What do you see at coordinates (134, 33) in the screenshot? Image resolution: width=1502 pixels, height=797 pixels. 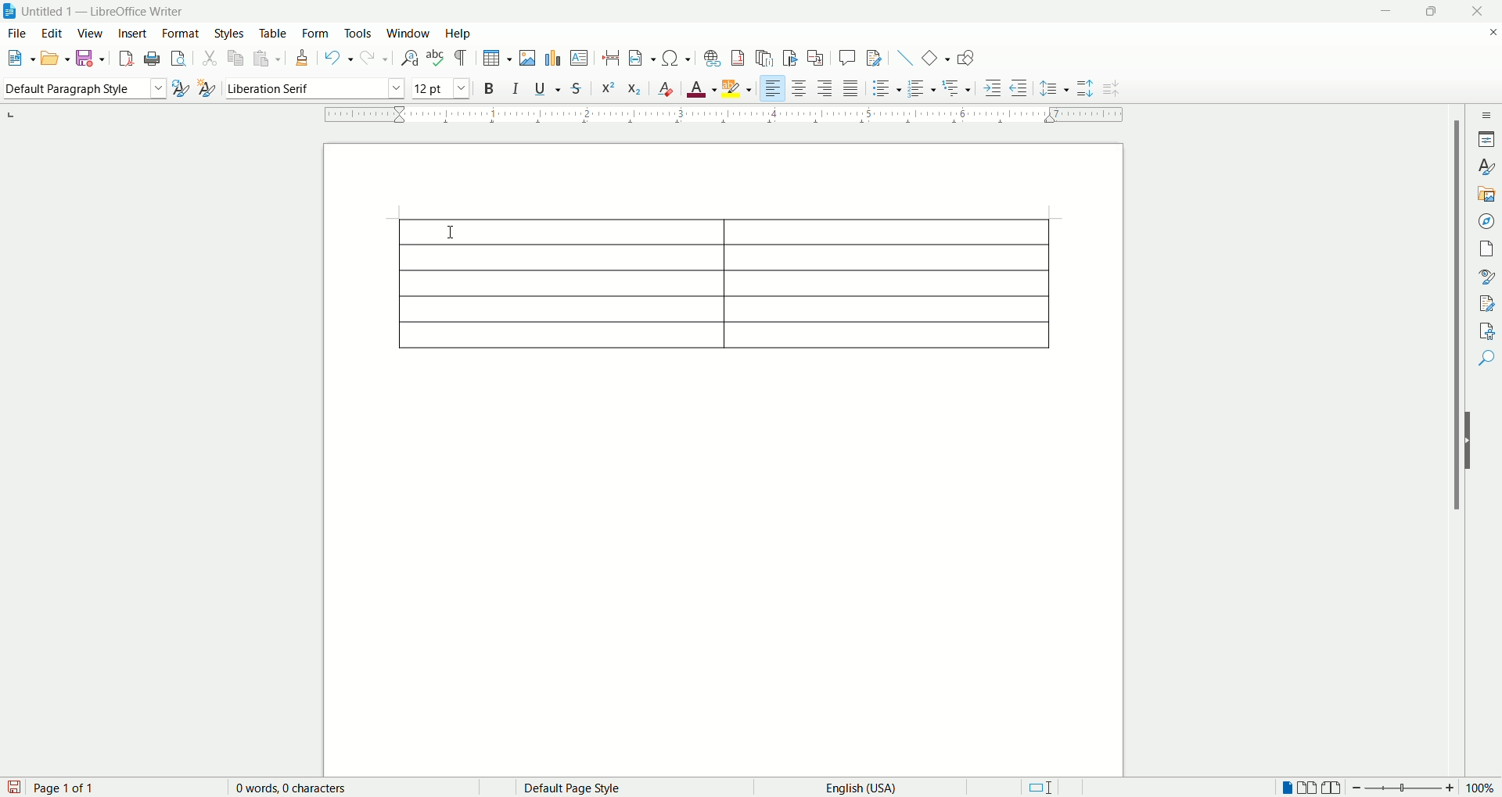 I see `insert` at bounding box center [134, 33].